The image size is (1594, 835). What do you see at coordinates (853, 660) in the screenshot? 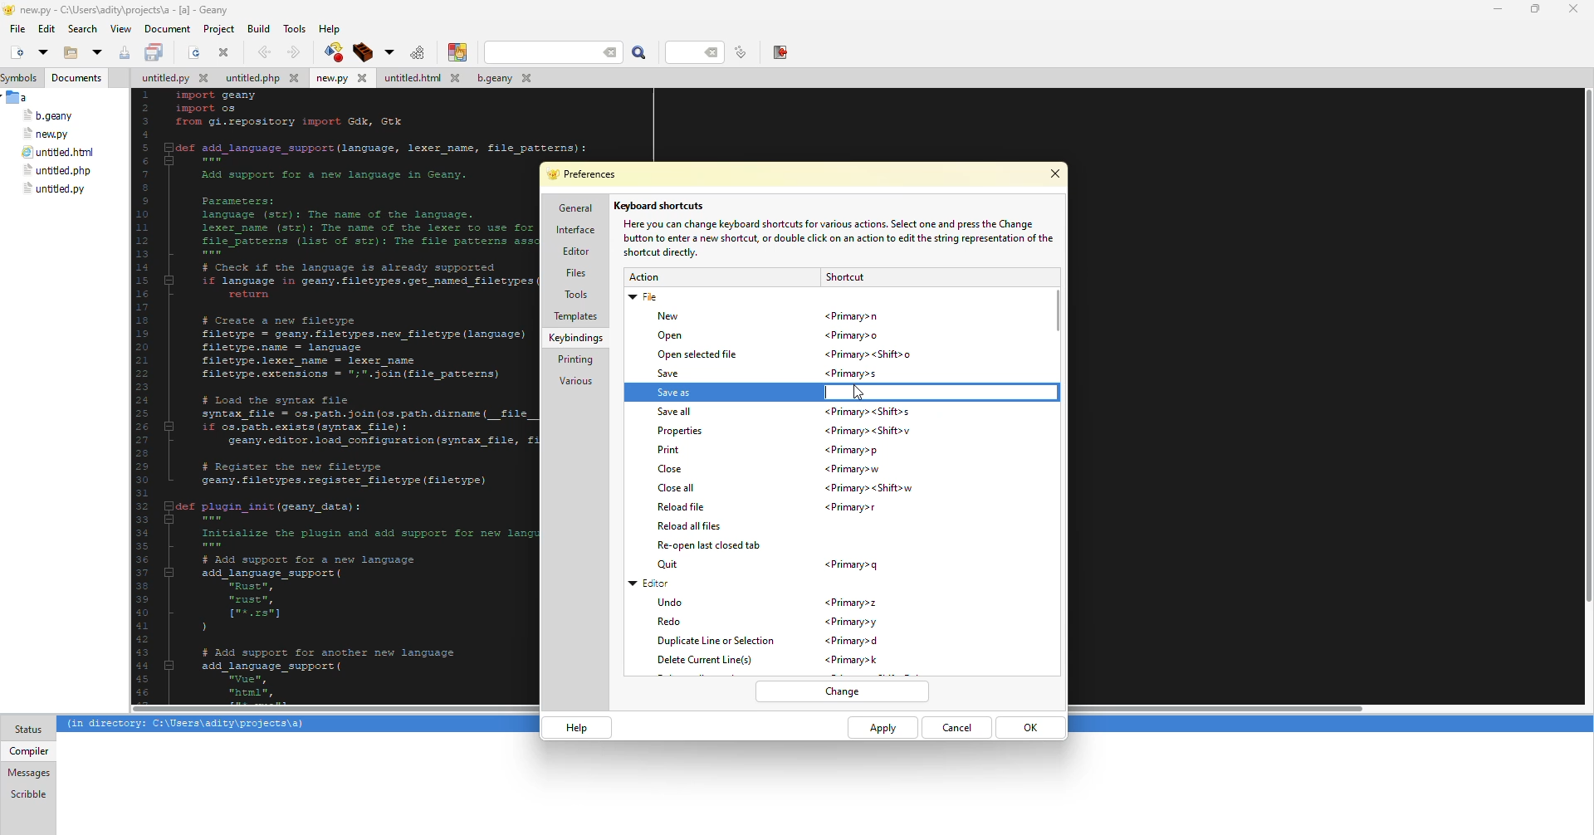
I see `shortcut` at bounding box center [853, 660].